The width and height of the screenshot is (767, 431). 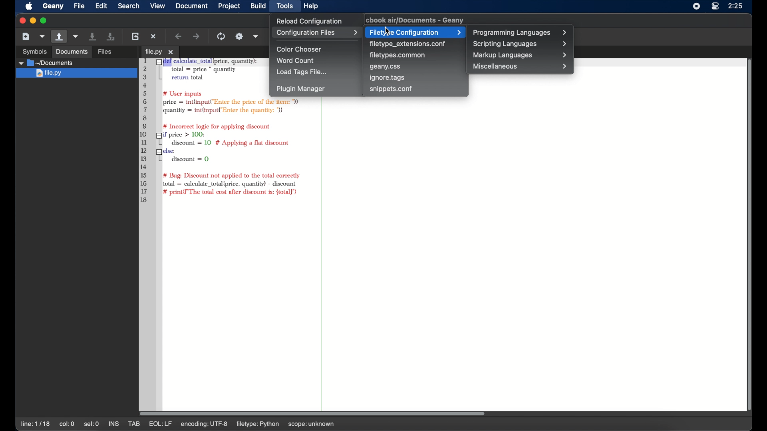 What do you see at coordinates (101, 6) in the screenshot?
I see `edit` at bounding box center [101, 6].